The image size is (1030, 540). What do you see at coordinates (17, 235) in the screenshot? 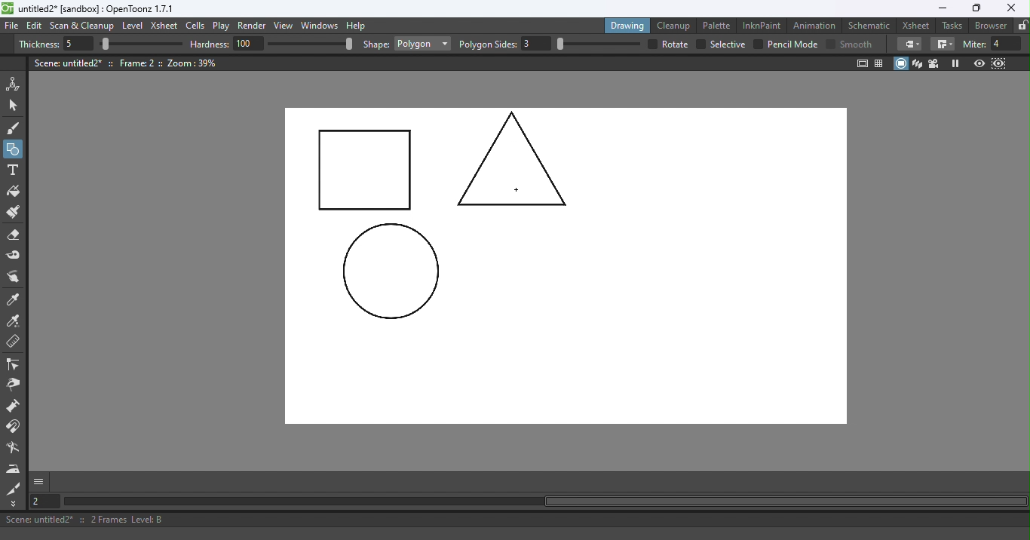
I see `Eraser tool` at bounding box center [17, 235].